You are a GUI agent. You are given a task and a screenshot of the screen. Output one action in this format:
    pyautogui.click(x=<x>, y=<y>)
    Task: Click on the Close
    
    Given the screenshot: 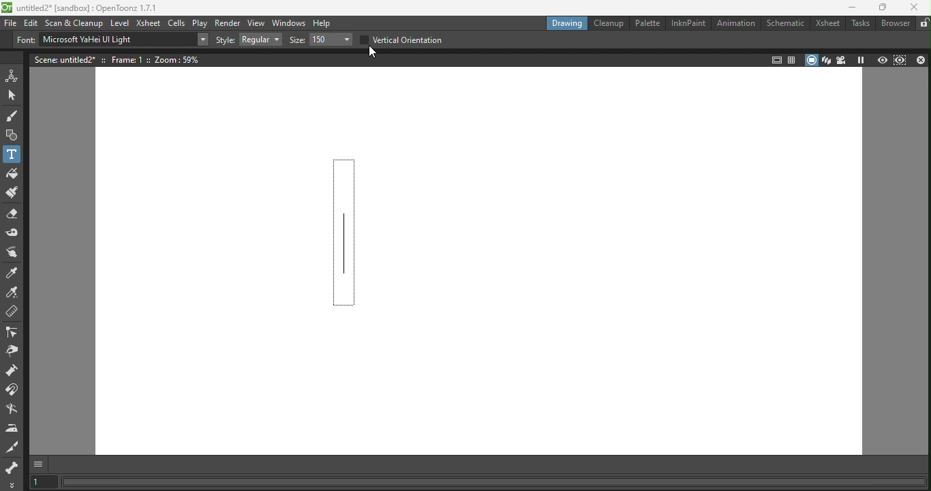 What is the action you would take?
    pyautogui.click(x=916, y=8)
    